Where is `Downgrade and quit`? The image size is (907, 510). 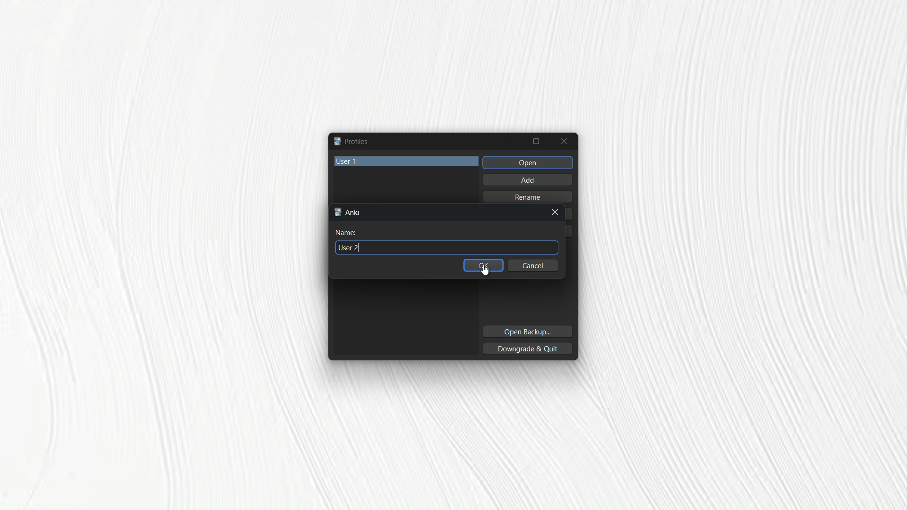
Downgrade and quit is located at coordinates (531, 348).